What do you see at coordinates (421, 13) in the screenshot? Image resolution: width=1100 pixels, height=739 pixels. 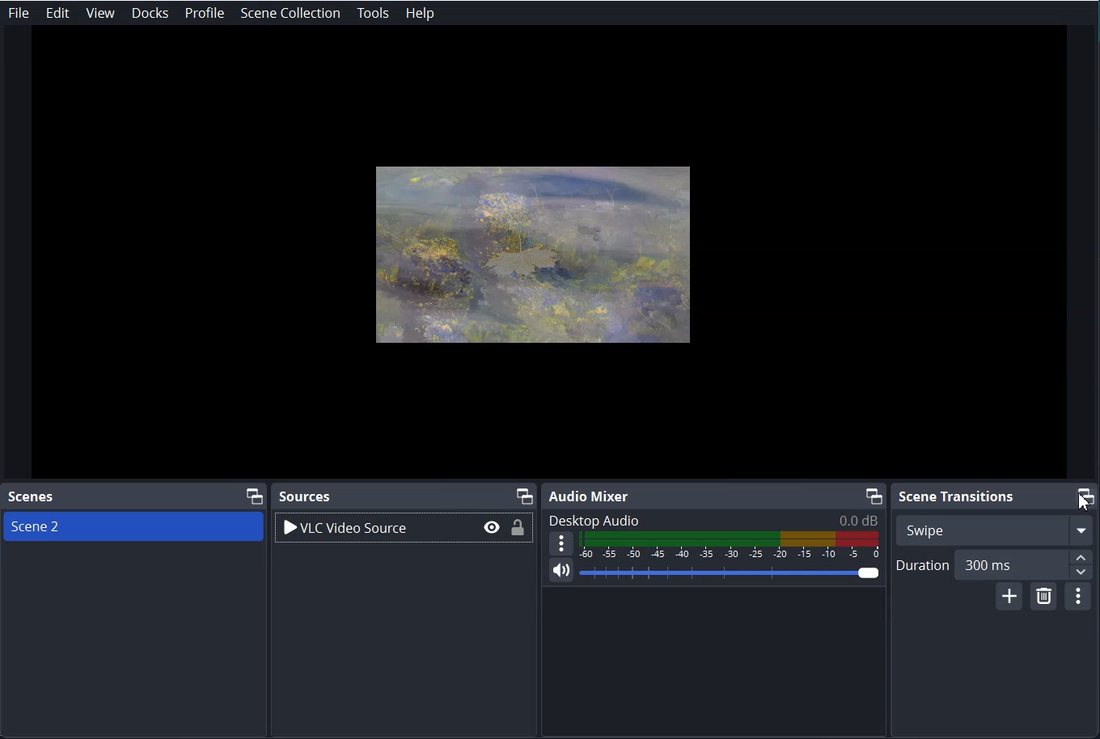 I see `Help` at bounding box center [421, 13].